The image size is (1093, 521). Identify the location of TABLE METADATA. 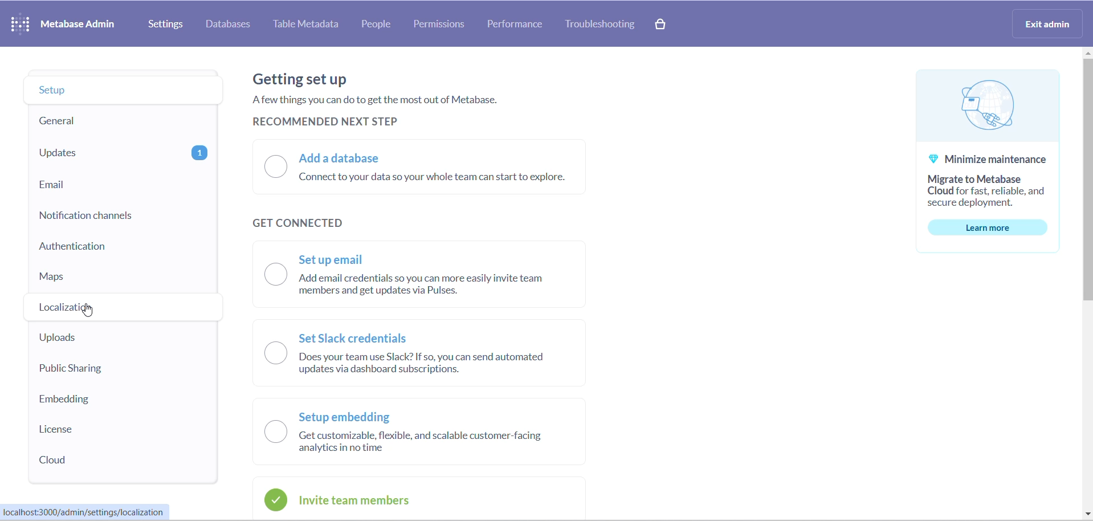
(309, 25).